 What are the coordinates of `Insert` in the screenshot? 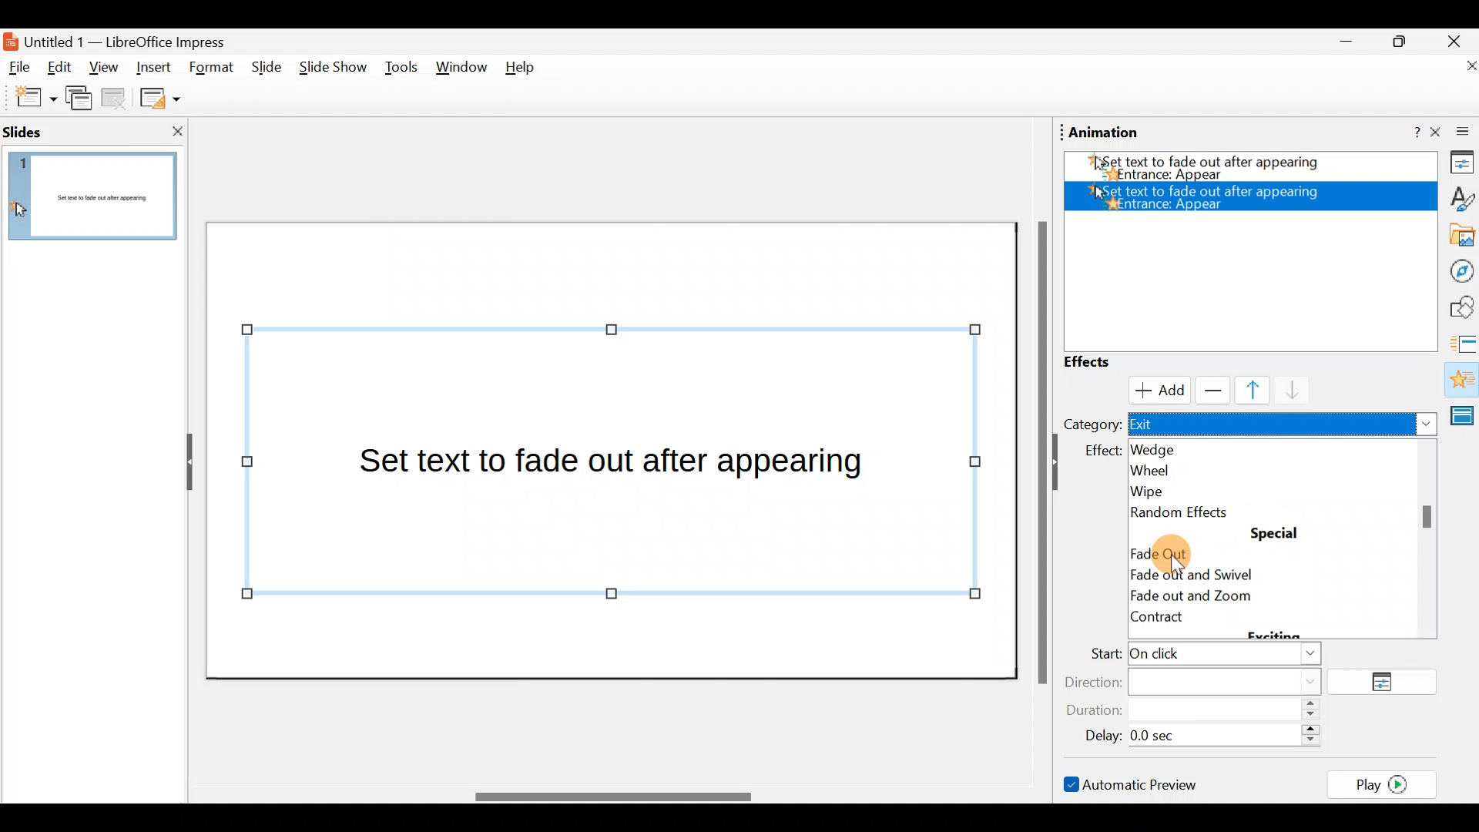 It's located at (153, 65).